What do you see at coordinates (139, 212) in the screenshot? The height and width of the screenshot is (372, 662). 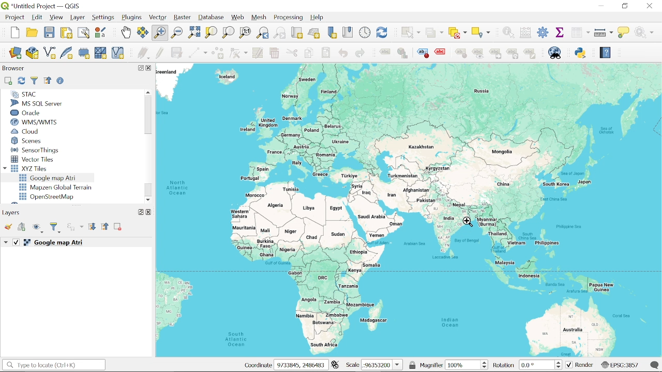 I see `Restore down` at bounding box center [139, 212].